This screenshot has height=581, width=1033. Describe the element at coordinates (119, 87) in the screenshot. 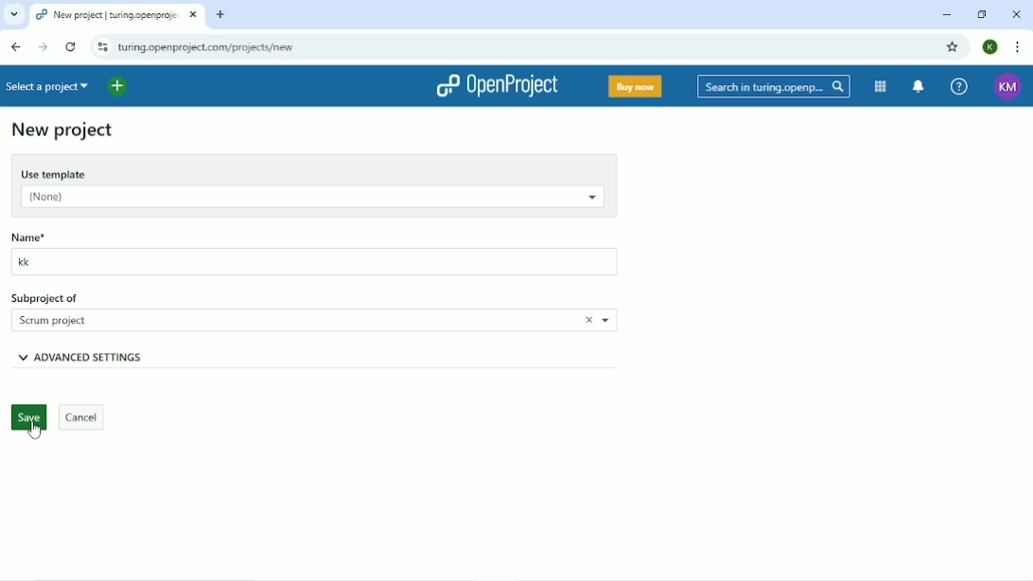

I see `Open quick add menu` at that location.